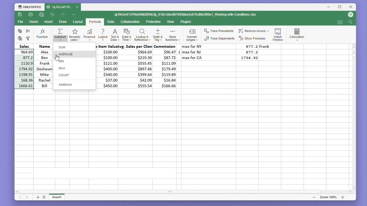 The height and width of the screenshot is (206, 367). I want to click on Text and data, so click(114, 34).